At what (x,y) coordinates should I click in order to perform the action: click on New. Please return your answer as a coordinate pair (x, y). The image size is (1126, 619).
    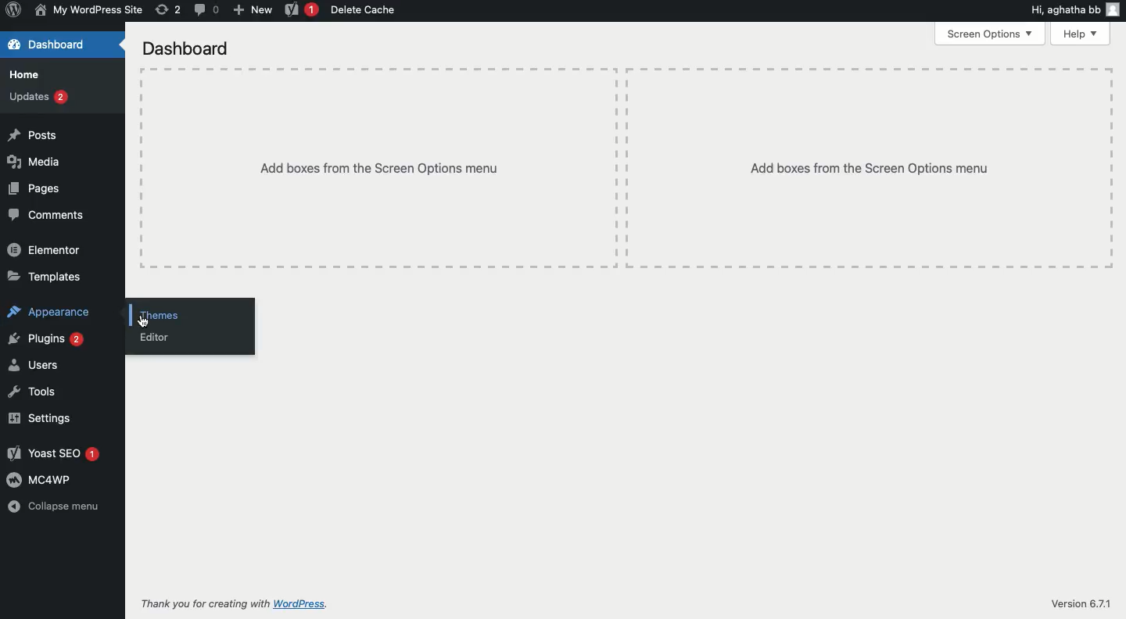
    Looking at the image, I should click on (253, 11).